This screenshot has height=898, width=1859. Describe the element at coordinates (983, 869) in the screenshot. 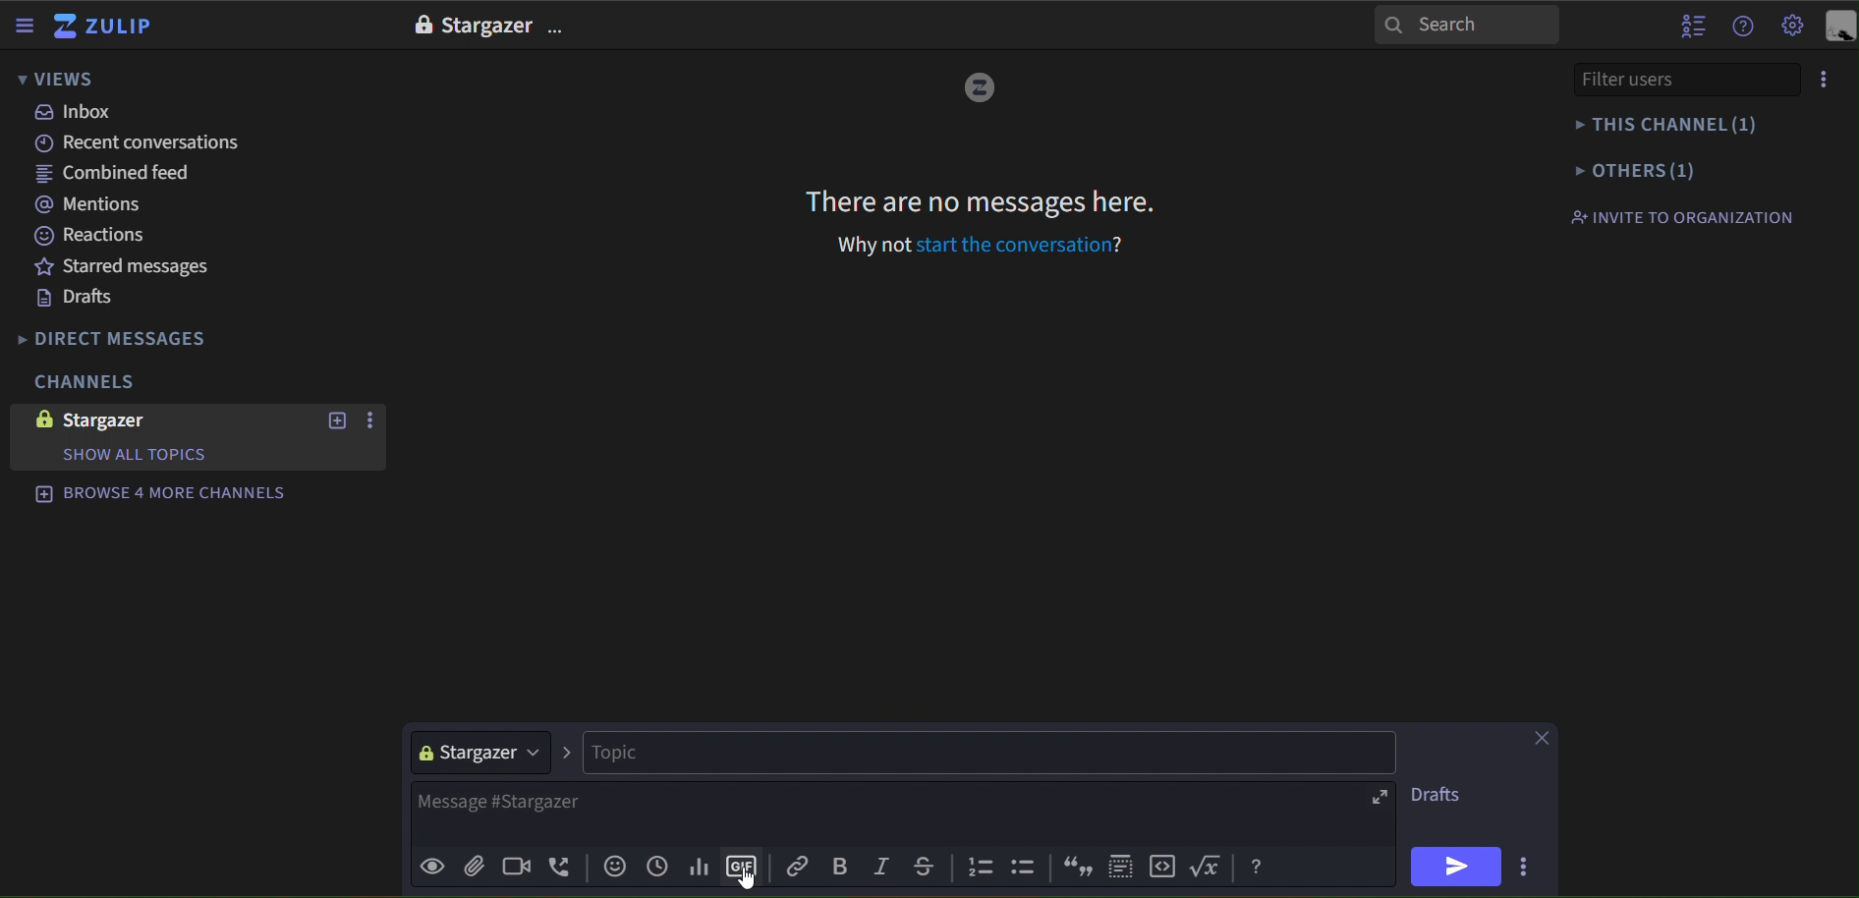

I see `listing` at that location.